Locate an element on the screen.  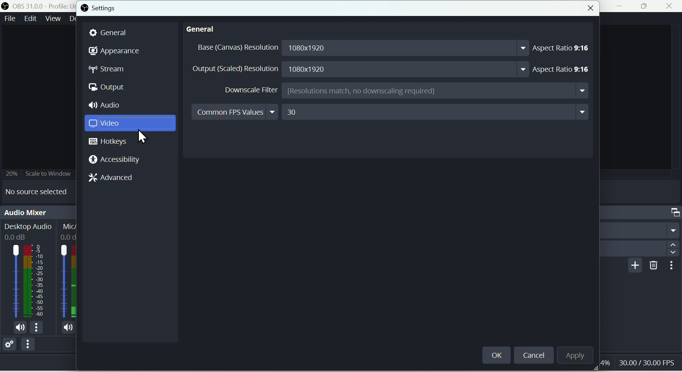
Downscale Filter is located at coordinates (405, 91).